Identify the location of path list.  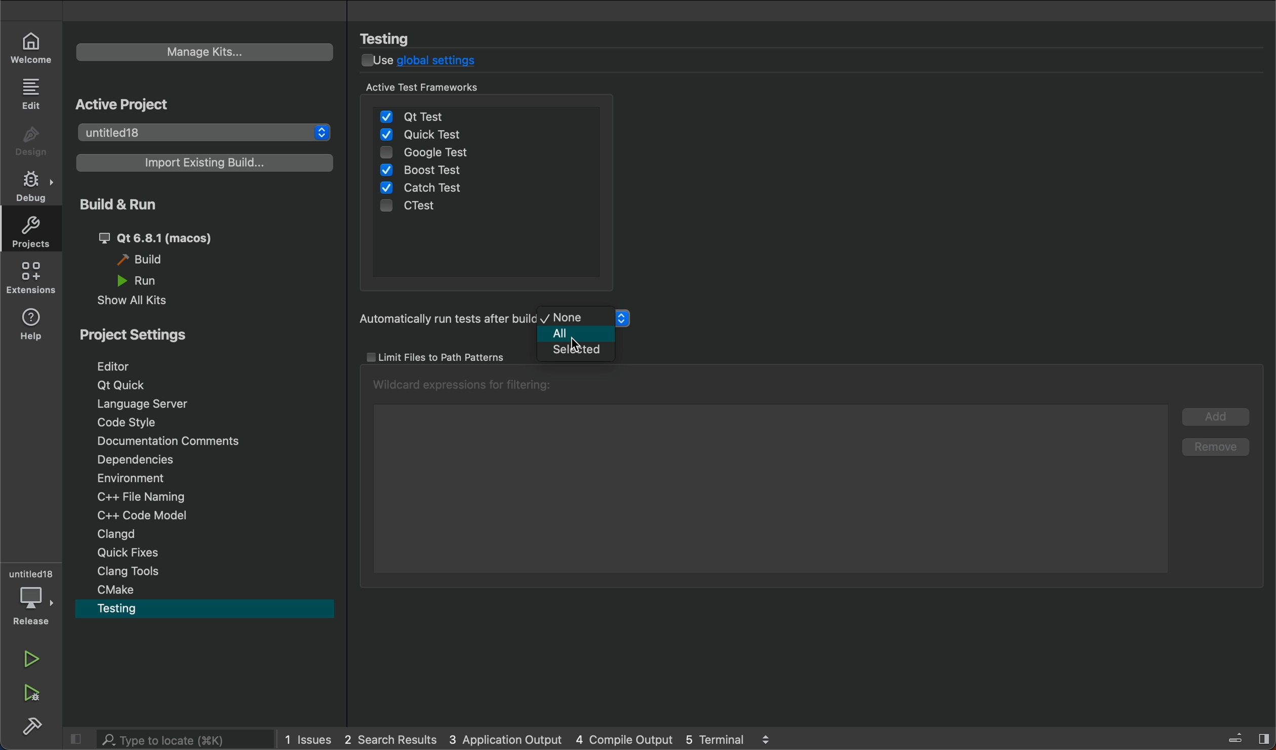
(764, 477).